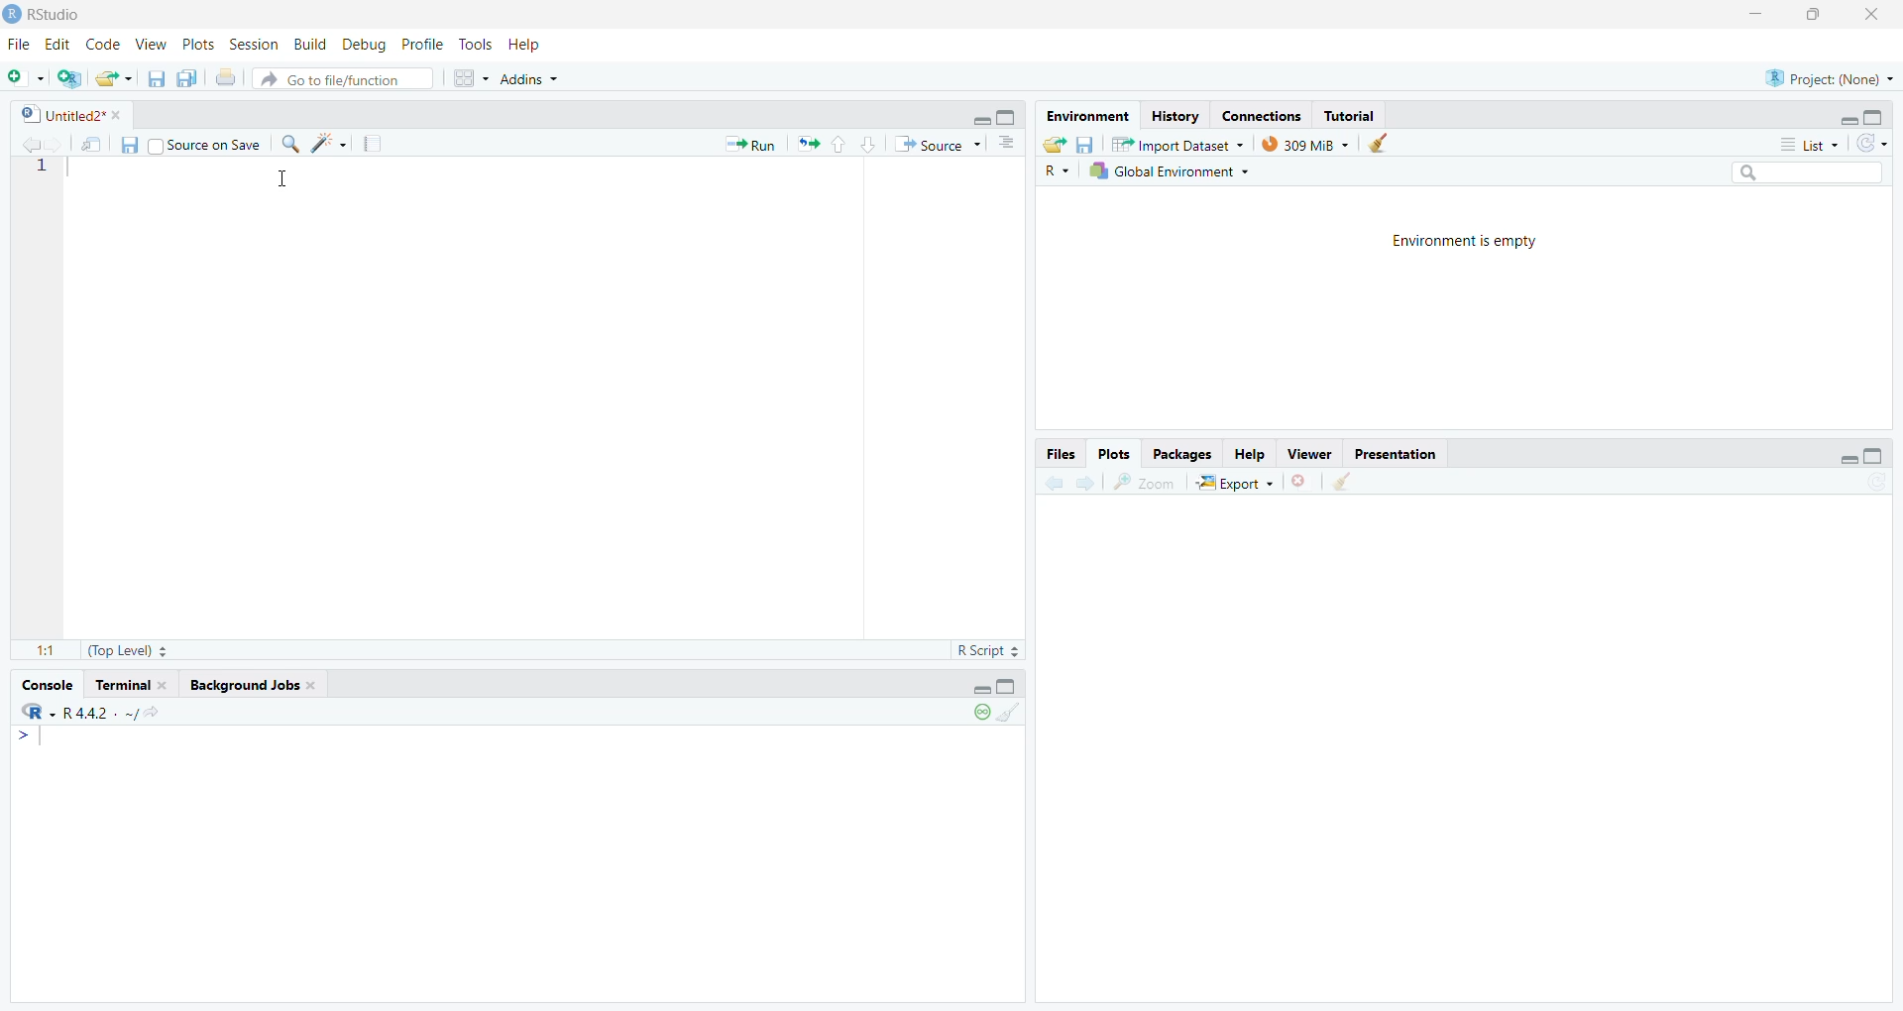  What do you see at coordinates (531, 82) in the screenshot?
I see `Addins ~` at bounding box center [531, 82].